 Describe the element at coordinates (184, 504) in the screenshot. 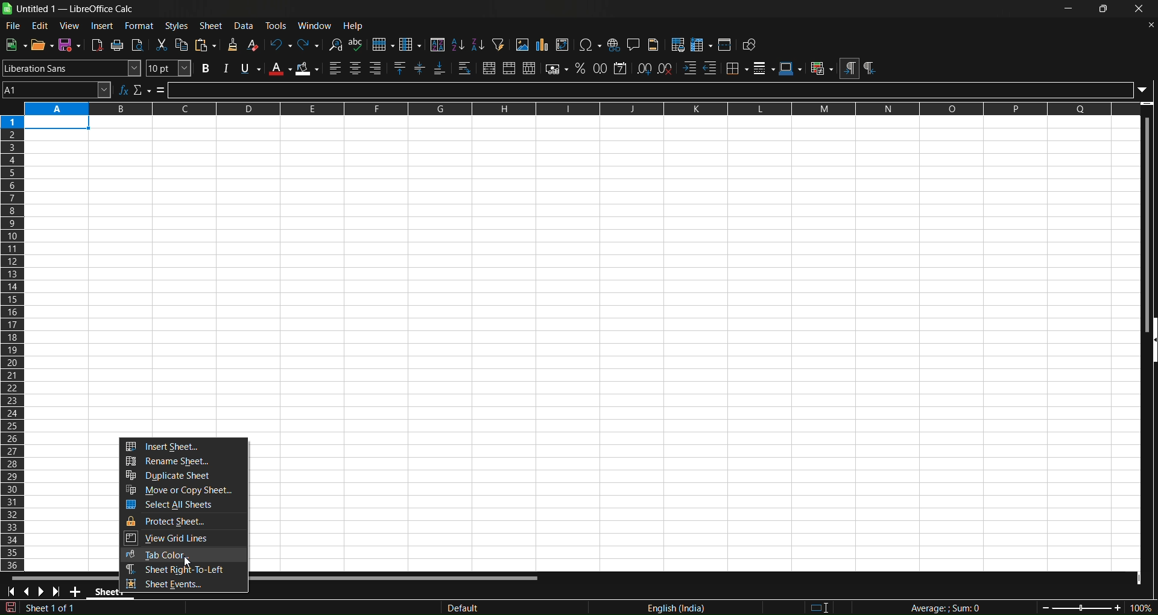

I see `select all sheet` at that location.